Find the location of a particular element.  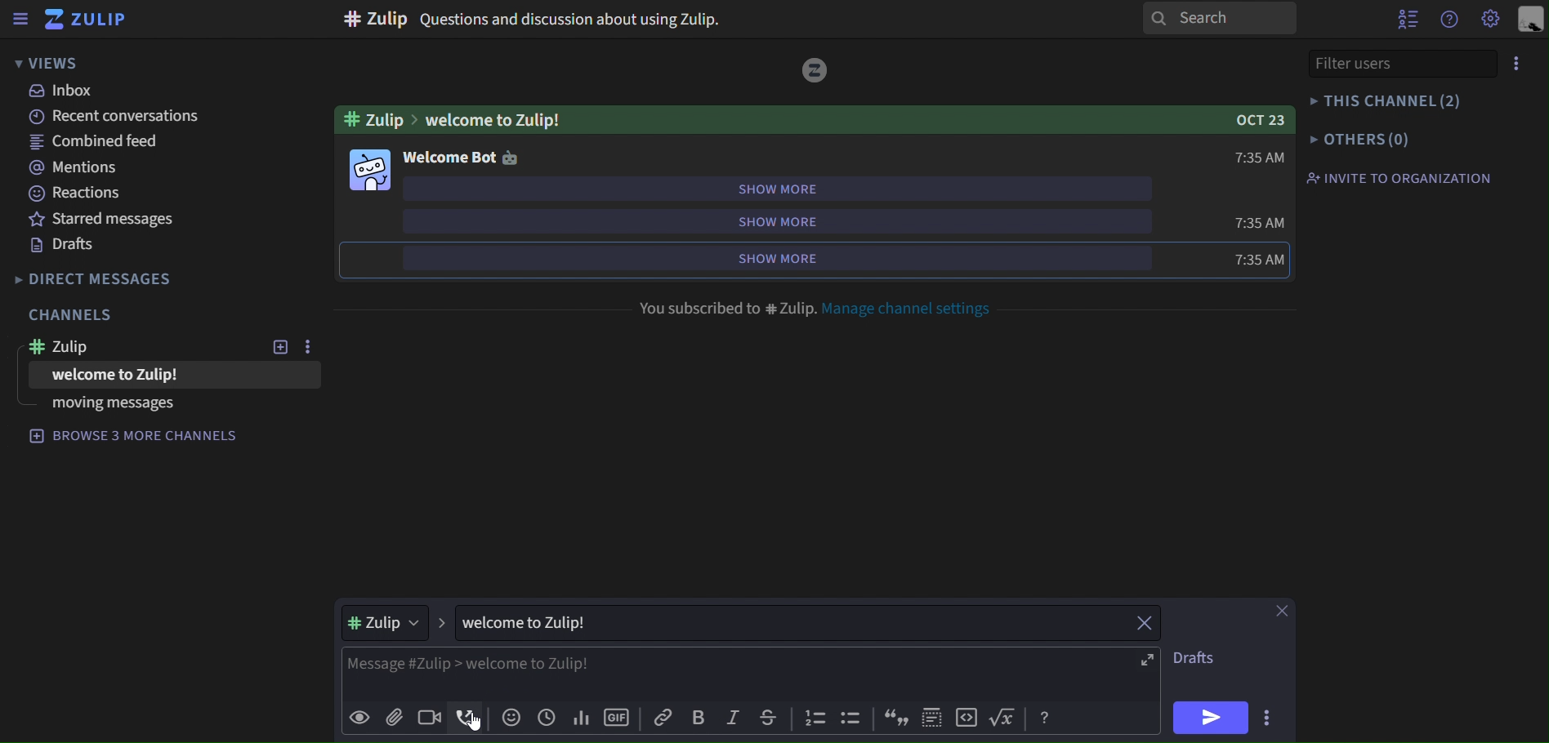

starred messages is located at coordinates (98, 218).